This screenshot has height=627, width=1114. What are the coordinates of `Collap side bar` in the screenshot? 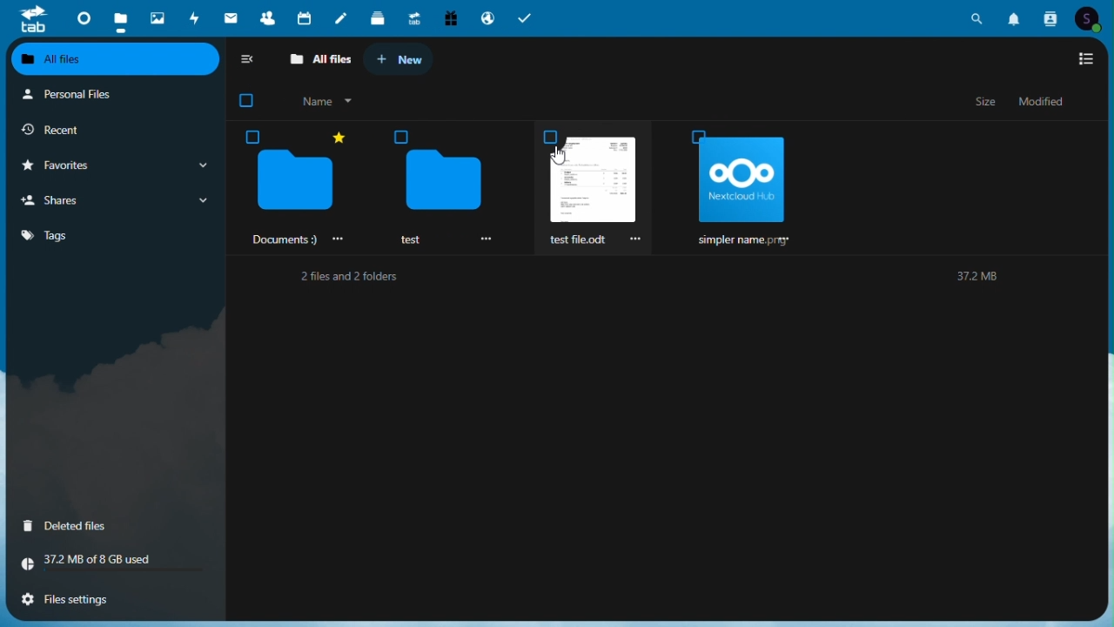 It's located at (249, 62).